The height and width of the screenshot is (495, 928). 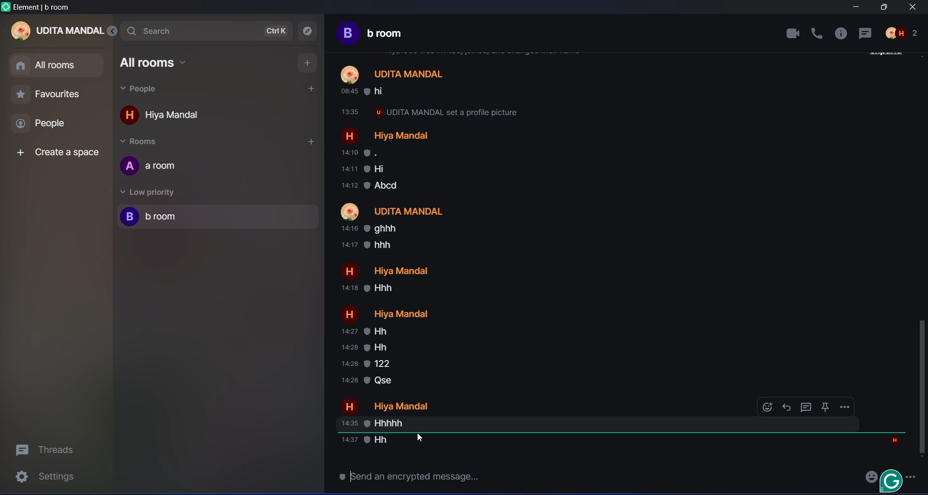 What do you see at coordinates (311, 88) in the screenshot?
I see `add people` at bounding box center [311, 88].